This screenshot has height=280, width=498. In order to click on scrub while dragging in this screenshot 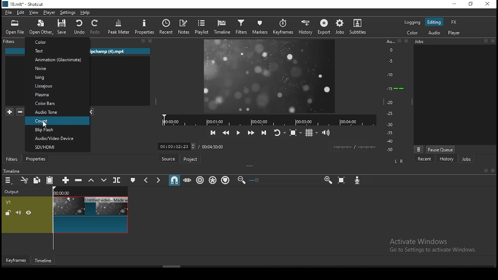, I will do `click(188, 180)`.